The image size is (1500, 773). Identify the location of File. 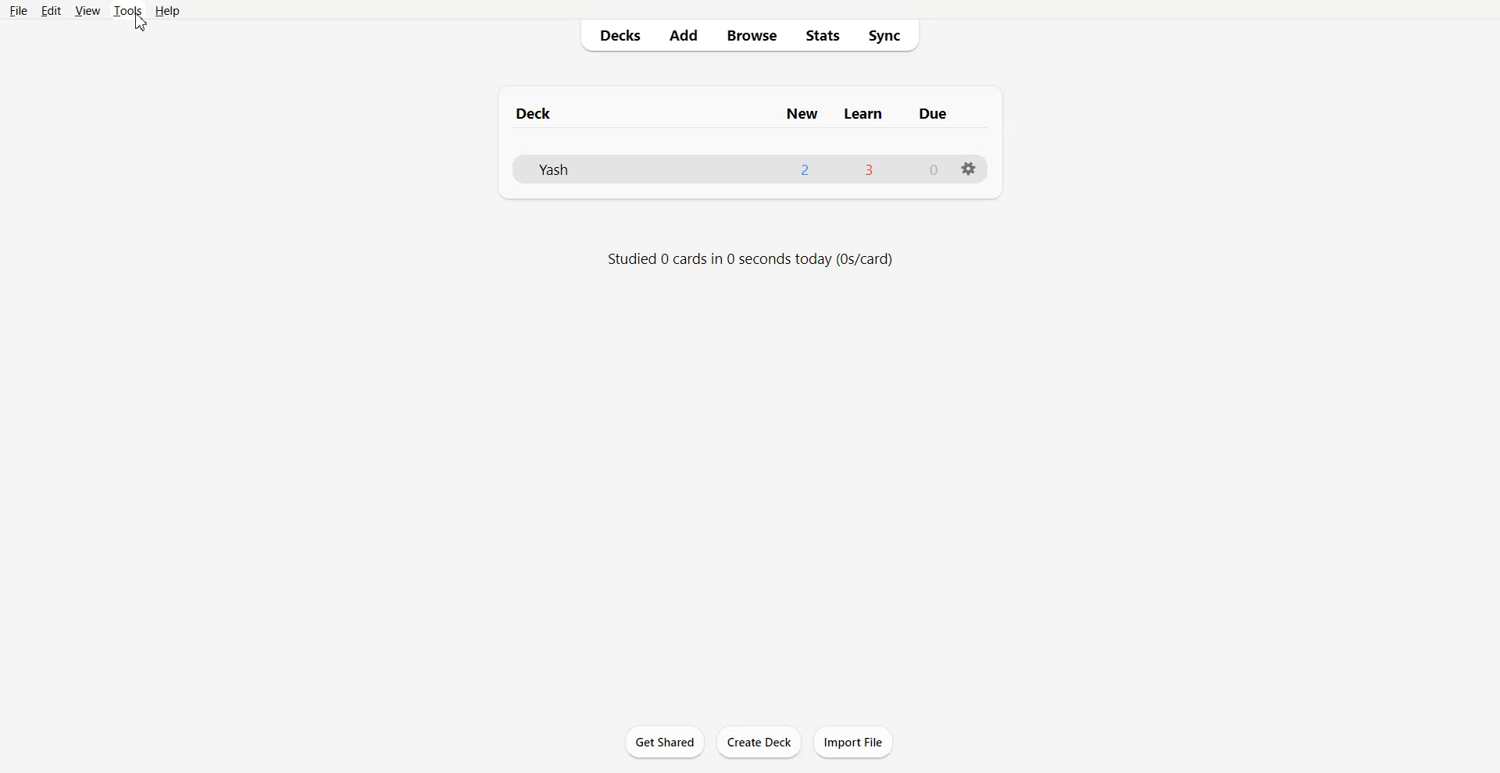
(19, 10).